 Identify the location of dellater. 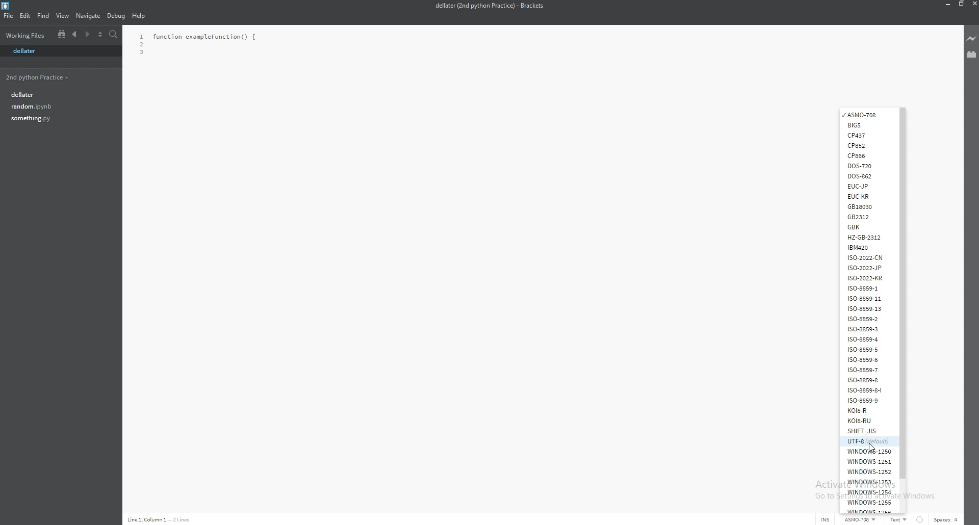
(57, 95).